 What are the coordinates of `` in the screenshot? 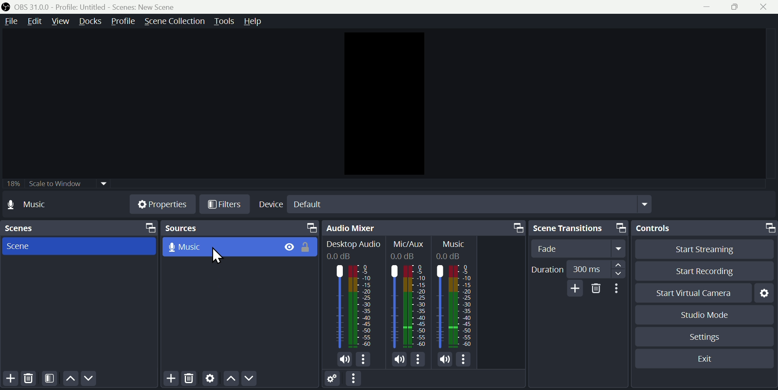 It's located at (453, 243).